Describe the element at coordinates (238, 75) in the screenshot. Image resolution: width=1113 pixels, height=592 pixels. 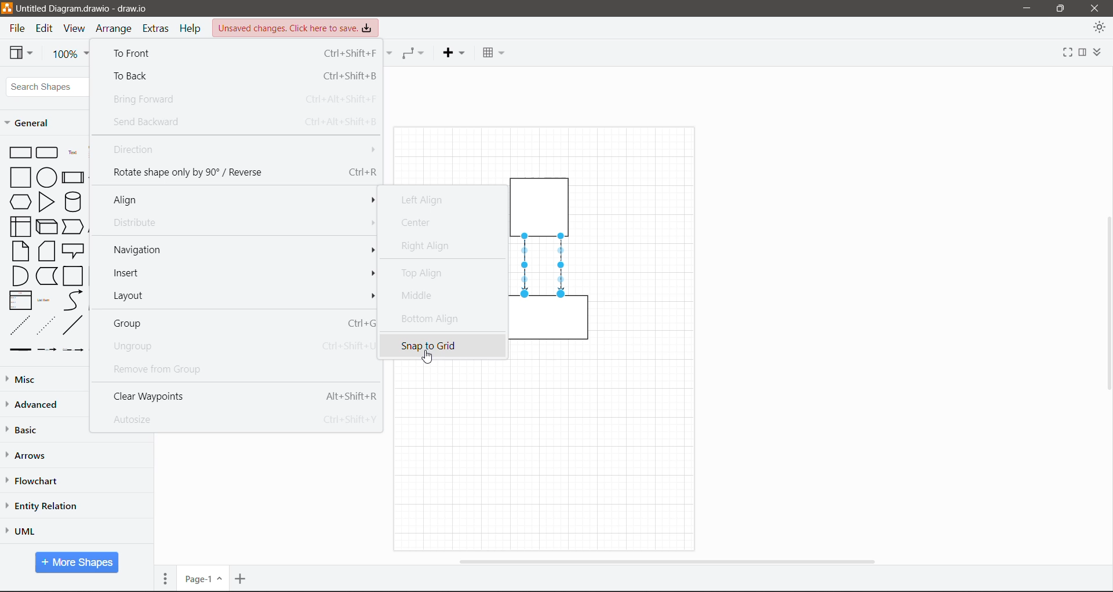
I see `To Back` at that location.